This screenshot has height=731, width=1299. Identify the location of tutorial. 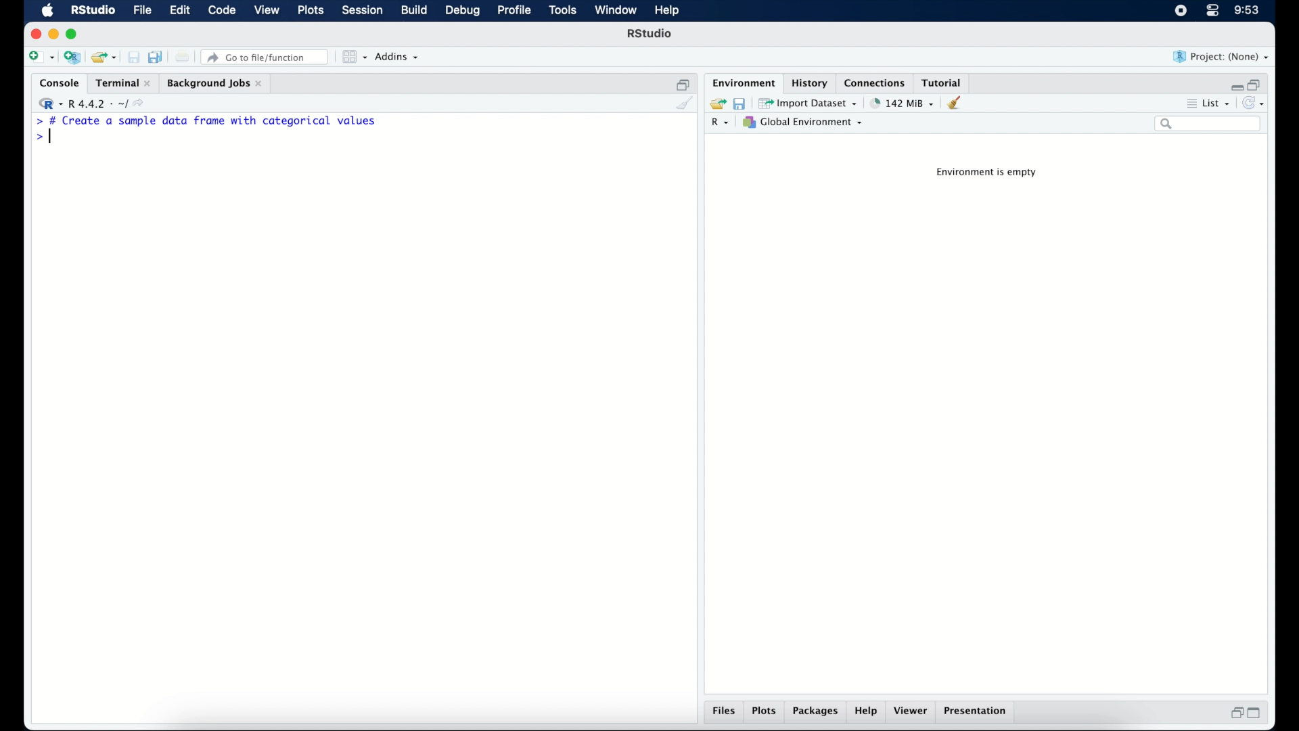
(944, 82).